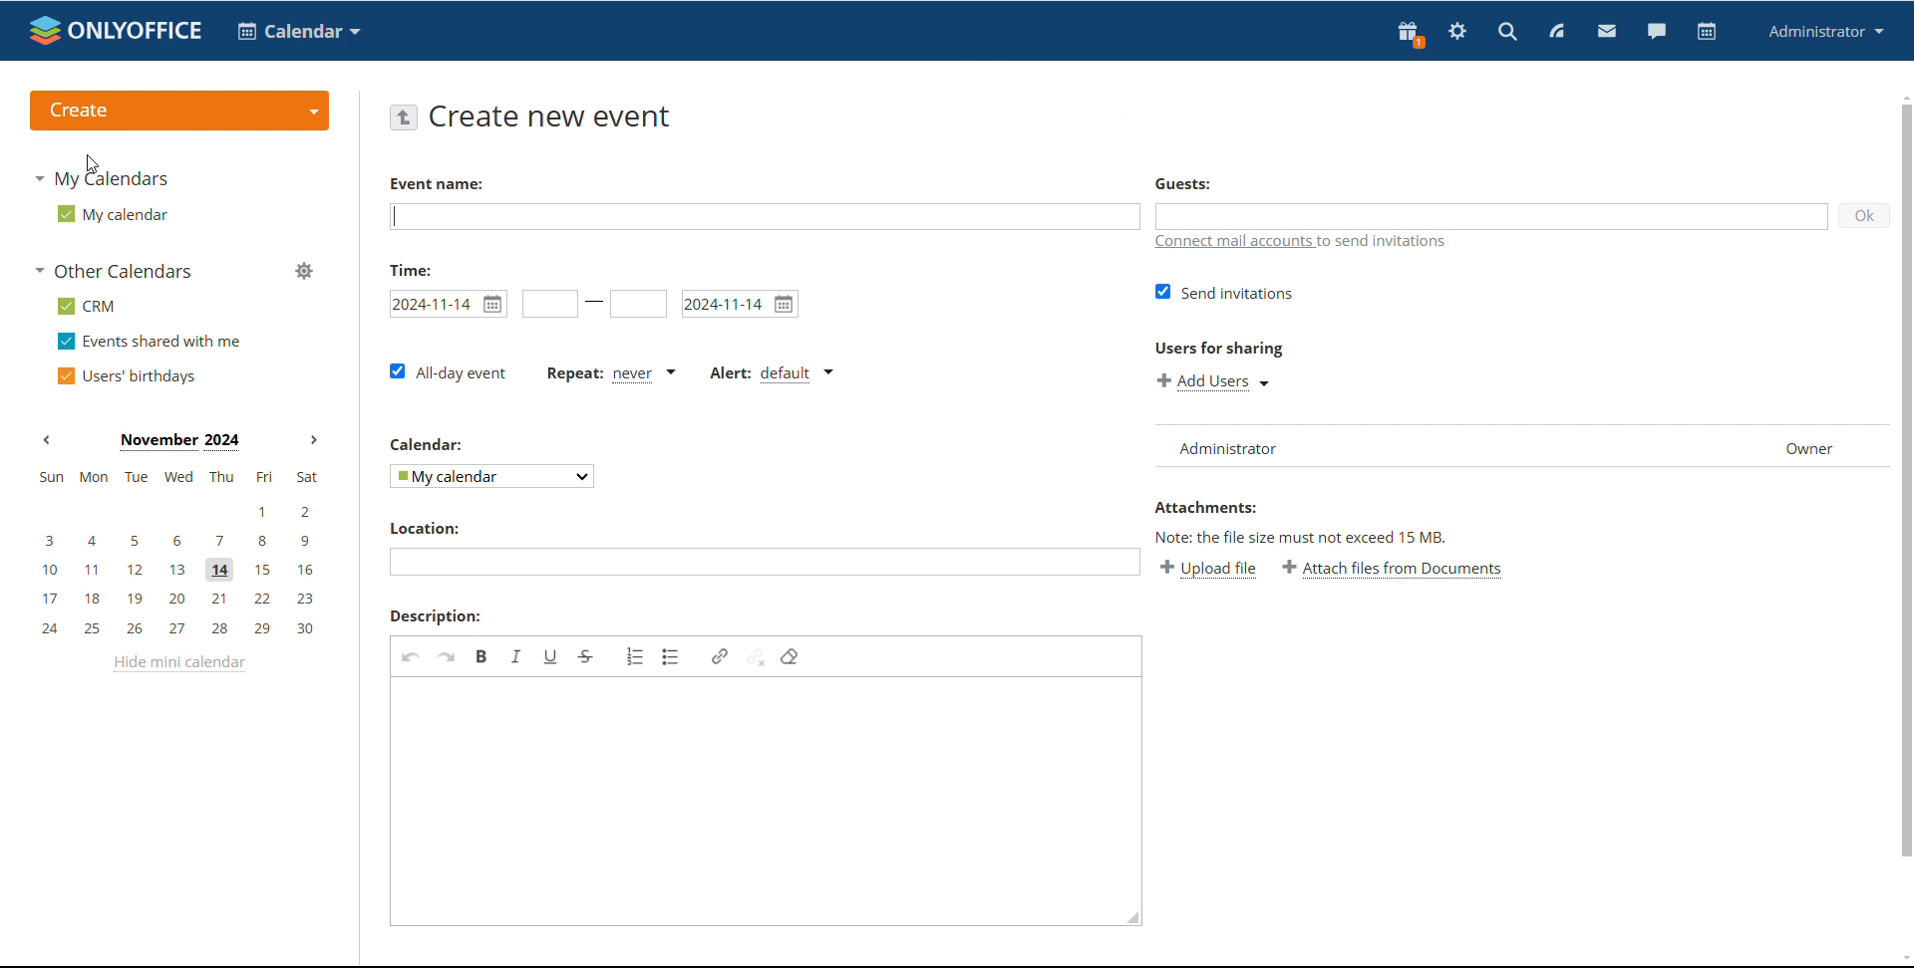 Image resolution: width=1914 pixels, height=968 pixels. Describe the element at coordinates (299, 31) in the screenshot. I see `calendar` at that location.